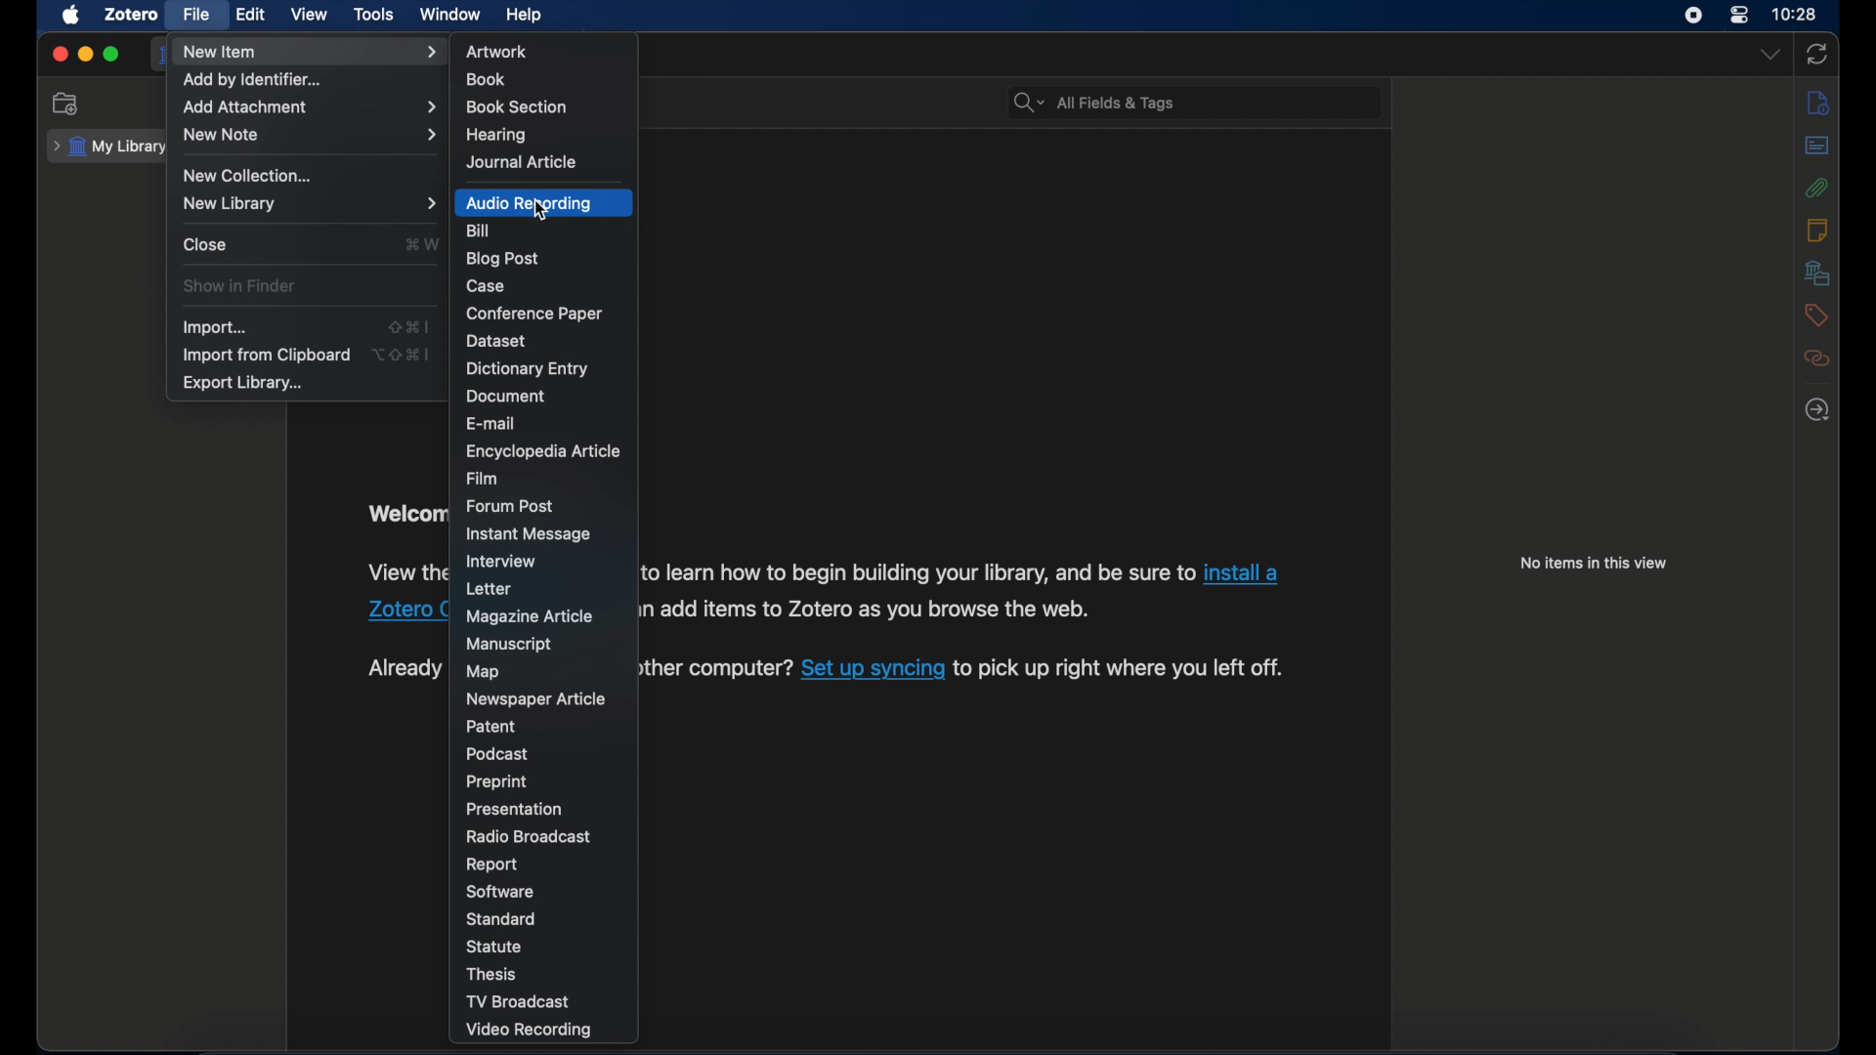 The image size is (1876, 1055). Describe the element at coordinates (515, 810) in the screenshot. I see `presentation` at that location.